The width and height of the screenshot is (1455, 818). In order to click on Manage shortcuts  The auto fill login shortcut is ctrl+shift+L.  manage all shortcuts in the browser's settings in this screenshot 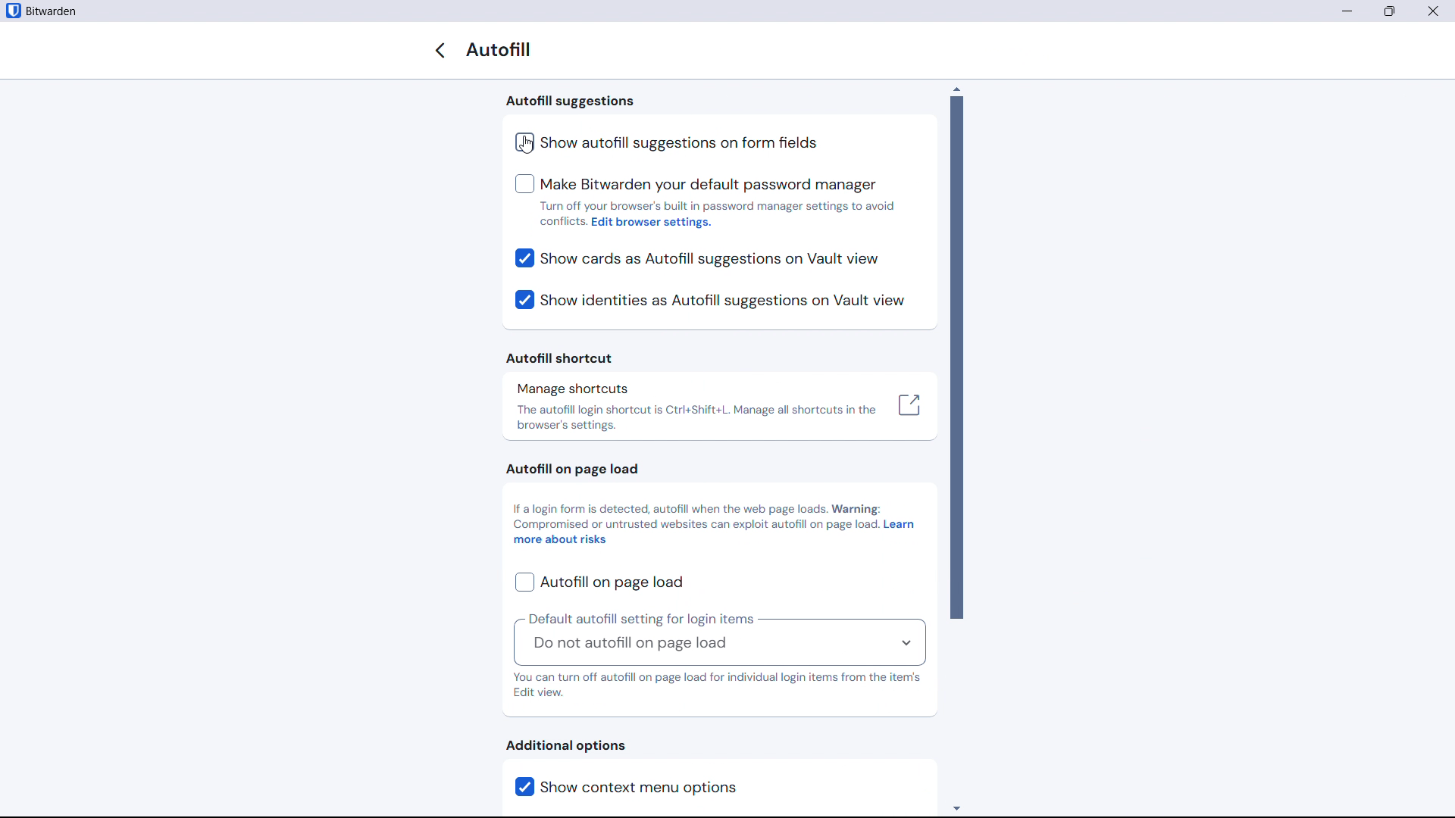, I will do `click(720, 407)`.